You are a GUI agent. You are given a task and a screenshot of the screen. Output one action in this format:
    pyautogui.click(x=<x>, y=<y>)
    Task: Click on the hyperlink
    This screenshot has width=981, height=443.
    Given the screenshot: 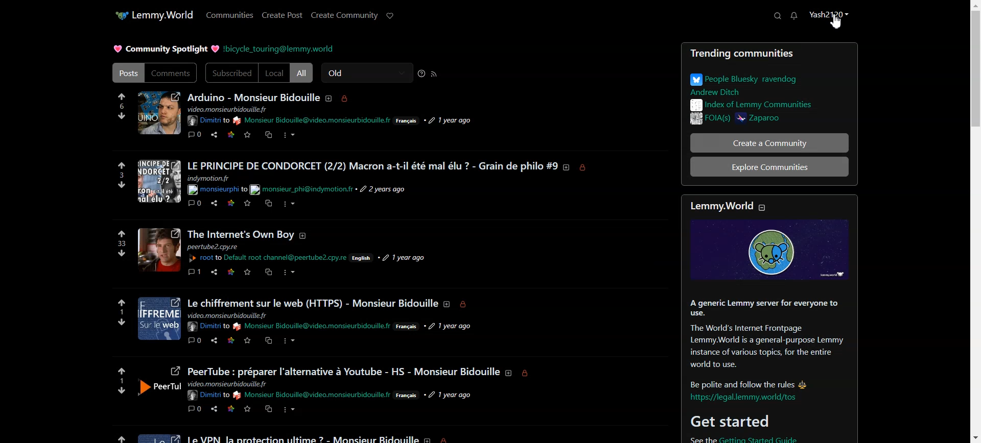 What is the action you would take?
    pyautogui.click(x=287, y=257)
    